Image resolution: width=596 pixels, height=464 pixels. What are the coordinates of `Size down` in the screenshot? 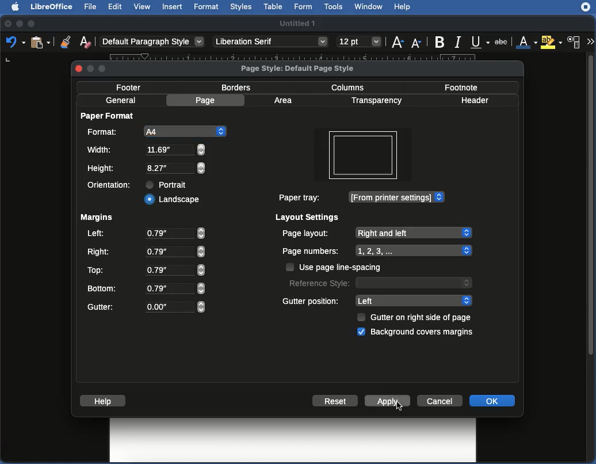 It's located at (417, 42).